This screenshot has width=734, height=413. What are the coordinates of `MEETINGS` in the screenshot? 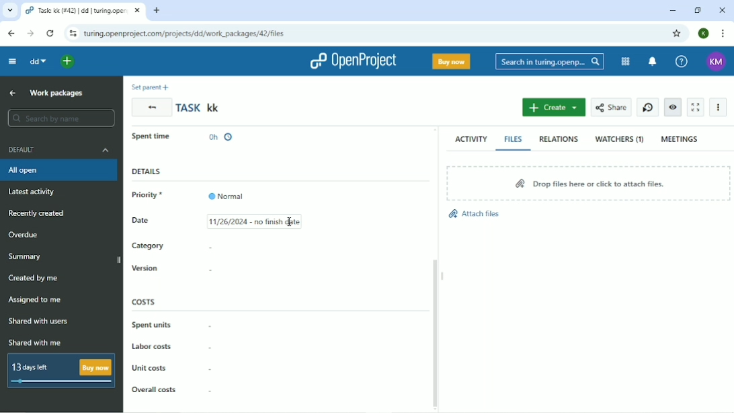 It's located at (680, 139).